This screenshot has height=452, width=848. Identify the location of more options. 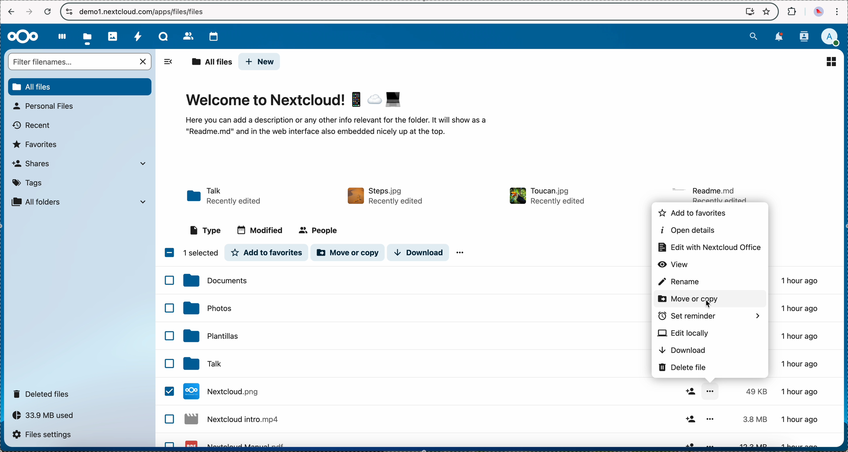
(461, 252).